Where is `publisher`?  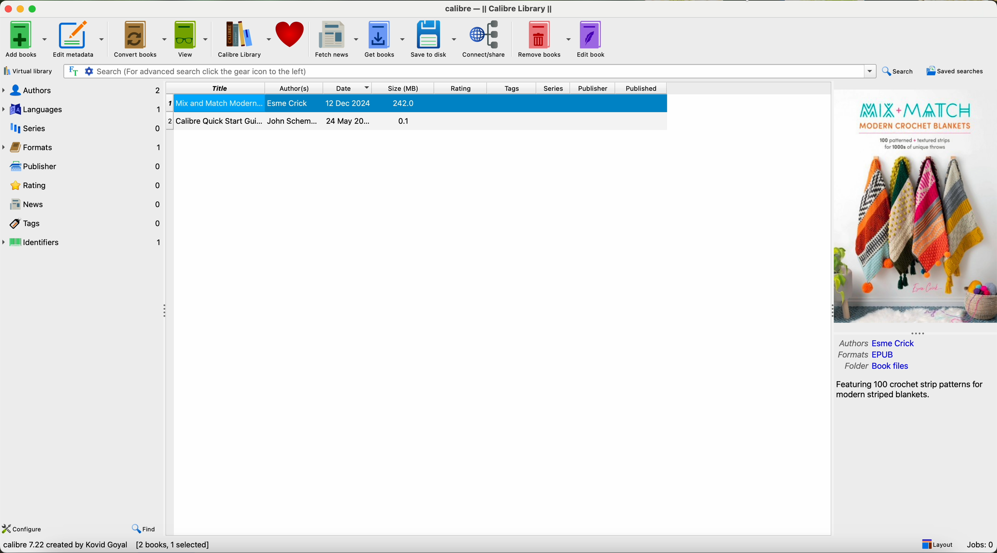
publisher is located at coordinates (593, 89).